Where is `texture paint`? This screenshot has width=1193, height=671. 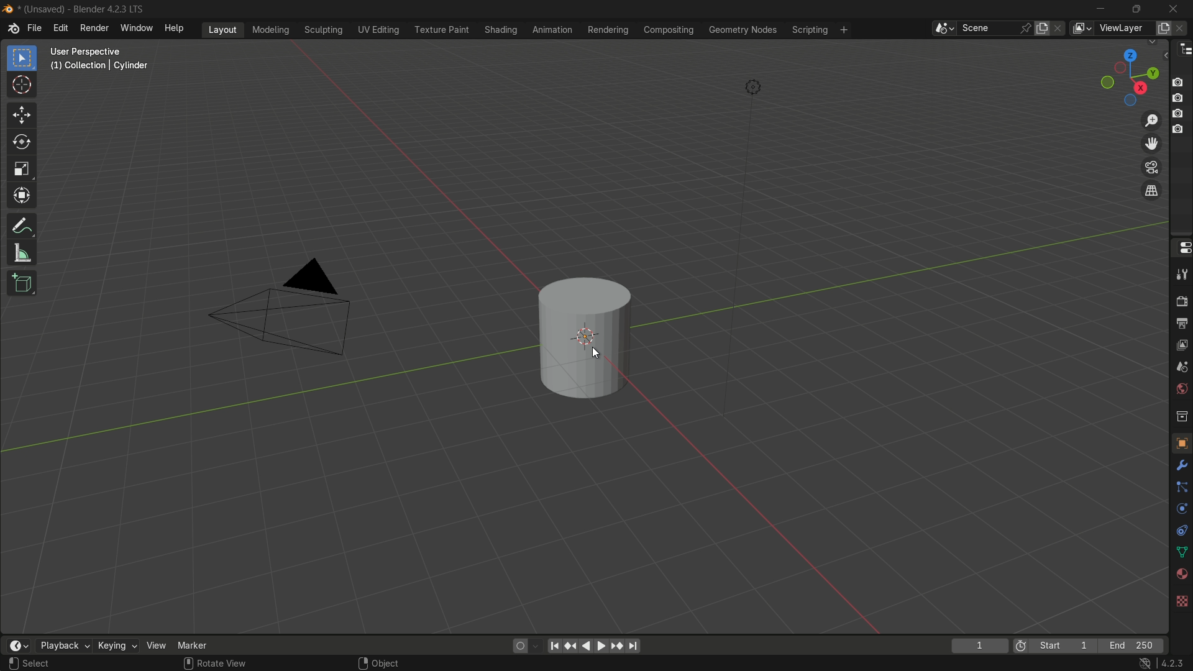
texture paint is located at coordinates (441, 30).